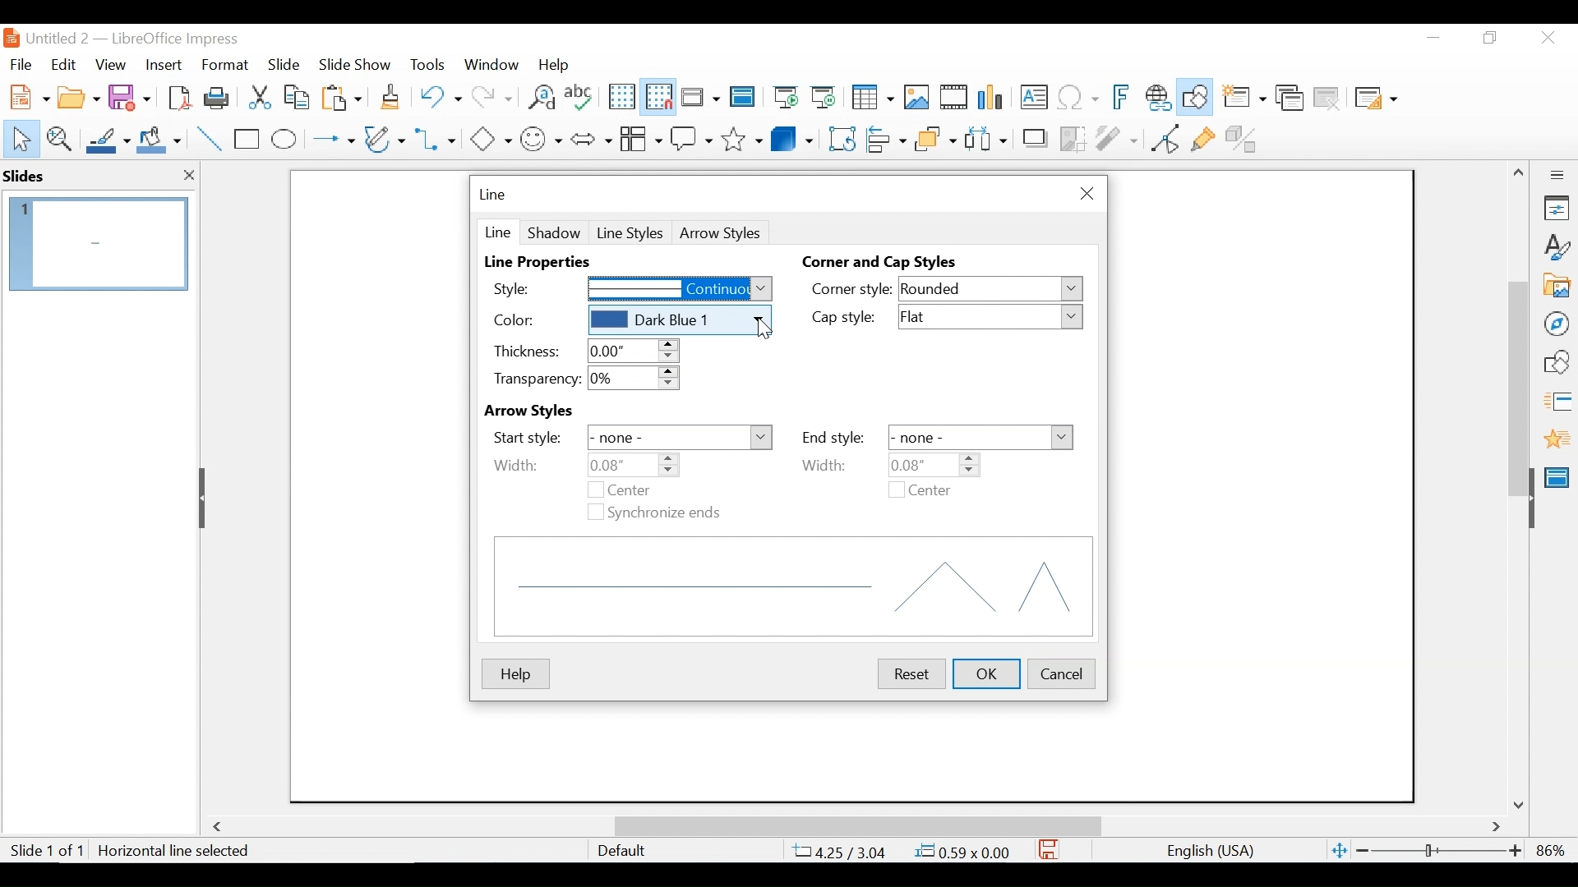 The height and width of the screenshot is (887, 1578). I want to click on Fit Slide to current window, so click(1340, 852).